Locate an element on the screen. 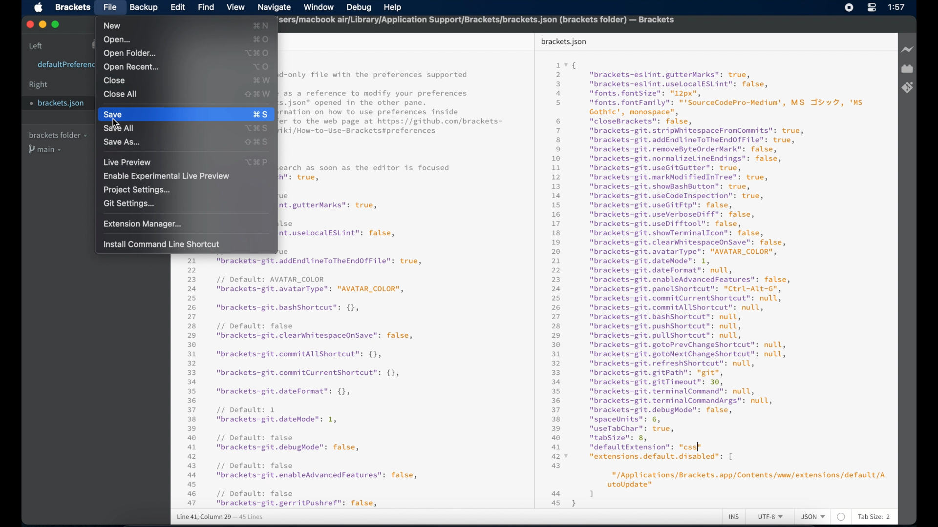 The width and height of the screenshot is (938, 527). extension manager... is located at coordinates (142, 224).